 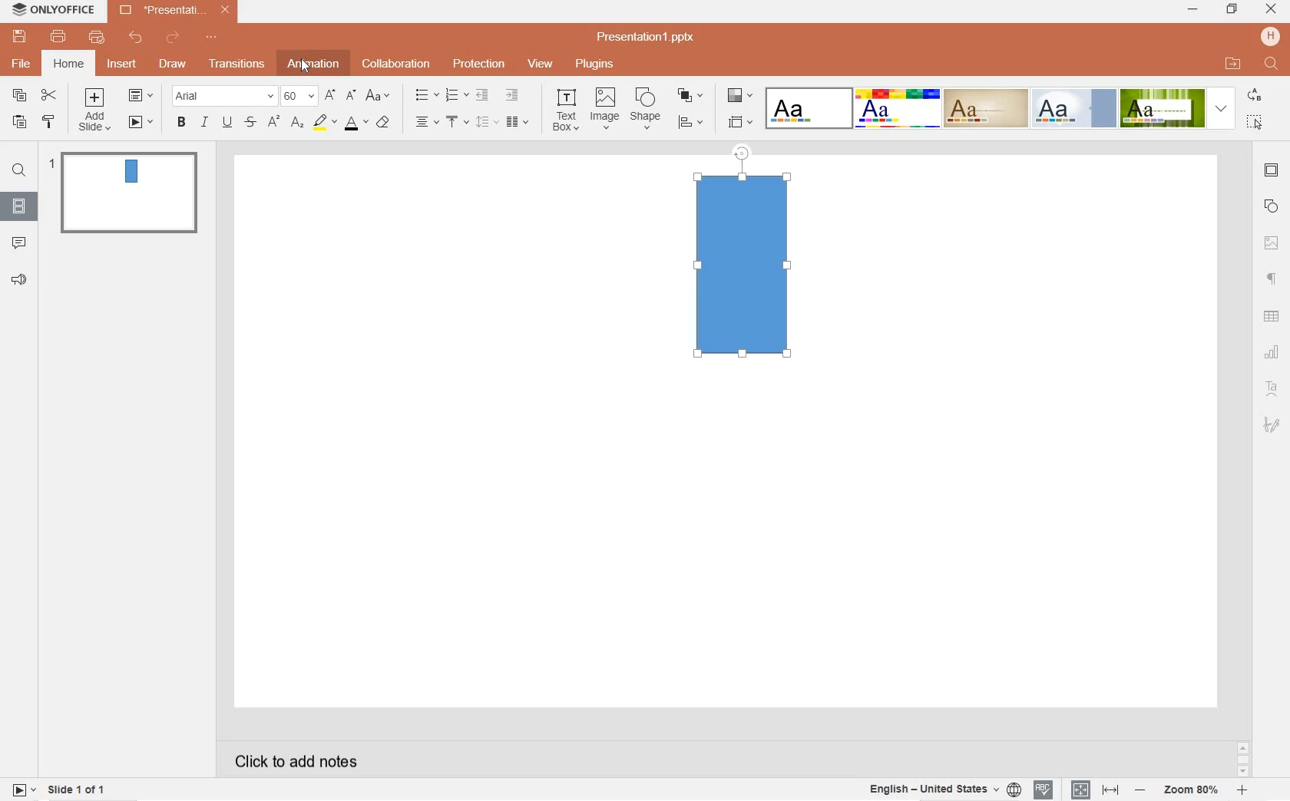 I want to click on decrement font size, so click(x=352, y=94).